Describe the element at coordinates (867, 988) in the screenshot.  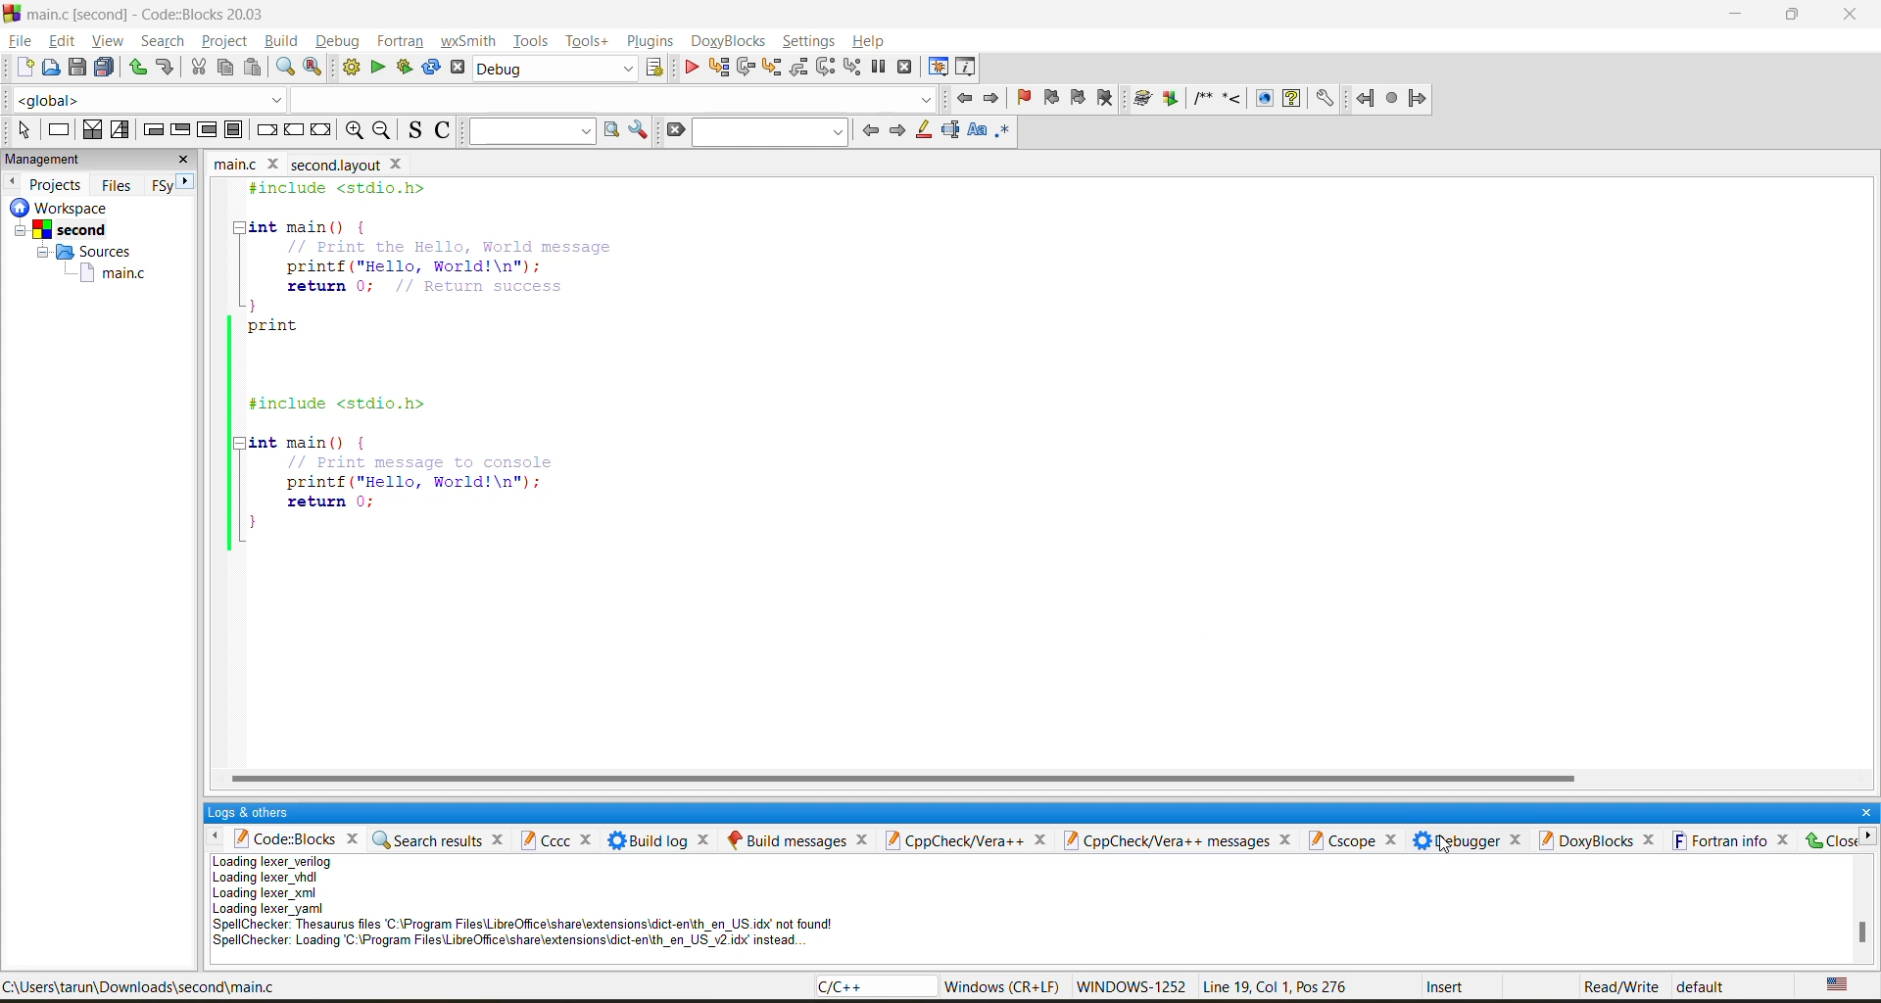
I see `language` at that location.